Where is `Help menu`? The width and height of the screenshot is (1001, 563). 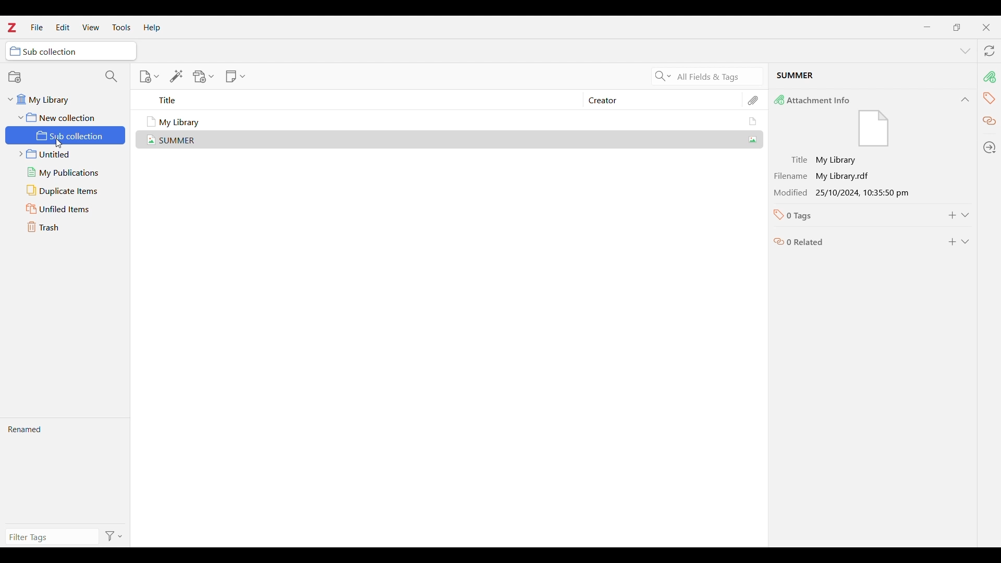 Help menu is located at coordinates (152, 28).